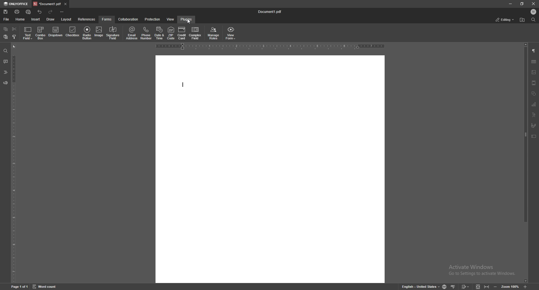 This screenshot has width=539, height=290. What do you see at coordinates (534, 137) in the screenshot?
I see `text box` at bounding box center [534, 137].